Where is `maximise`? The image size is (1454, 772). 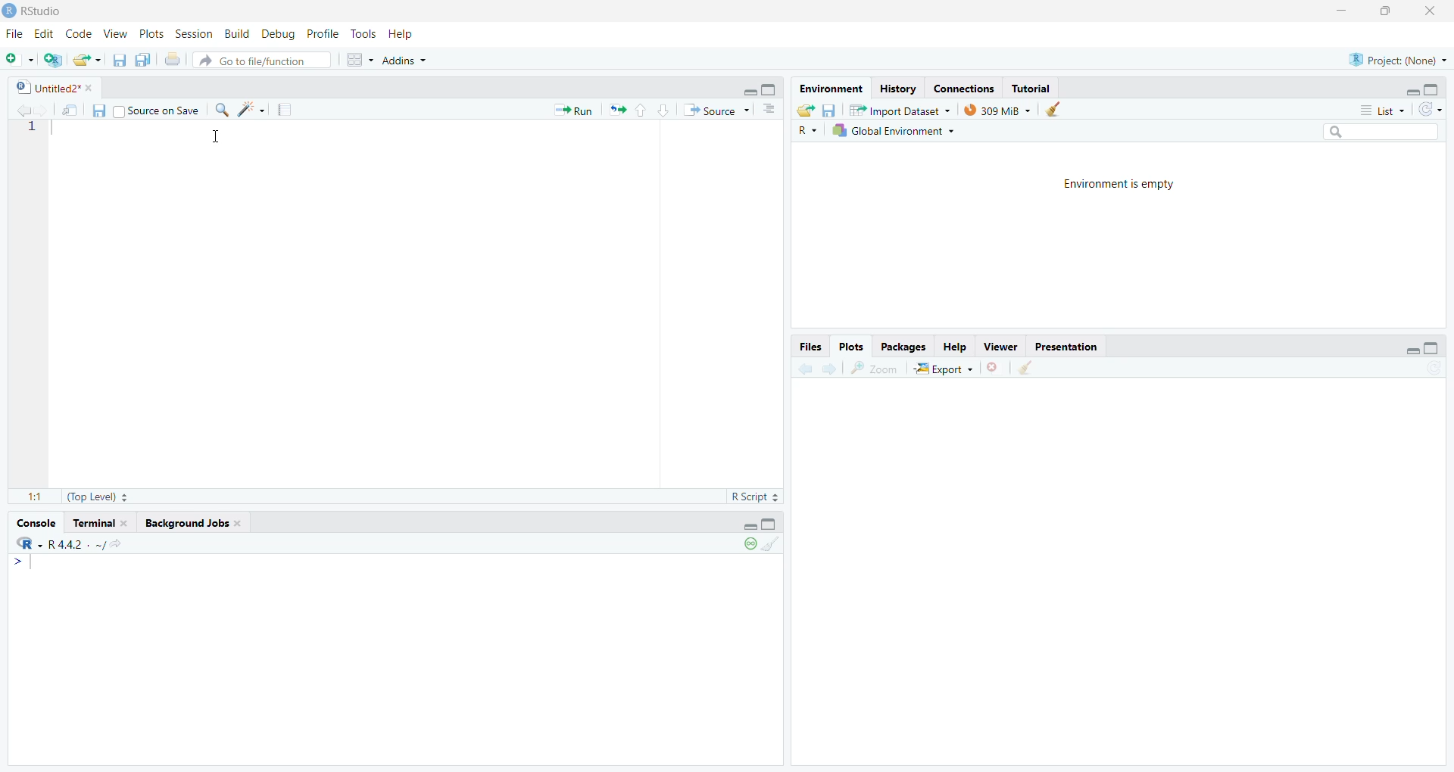 maximise is located at coordinates (1437, 89).